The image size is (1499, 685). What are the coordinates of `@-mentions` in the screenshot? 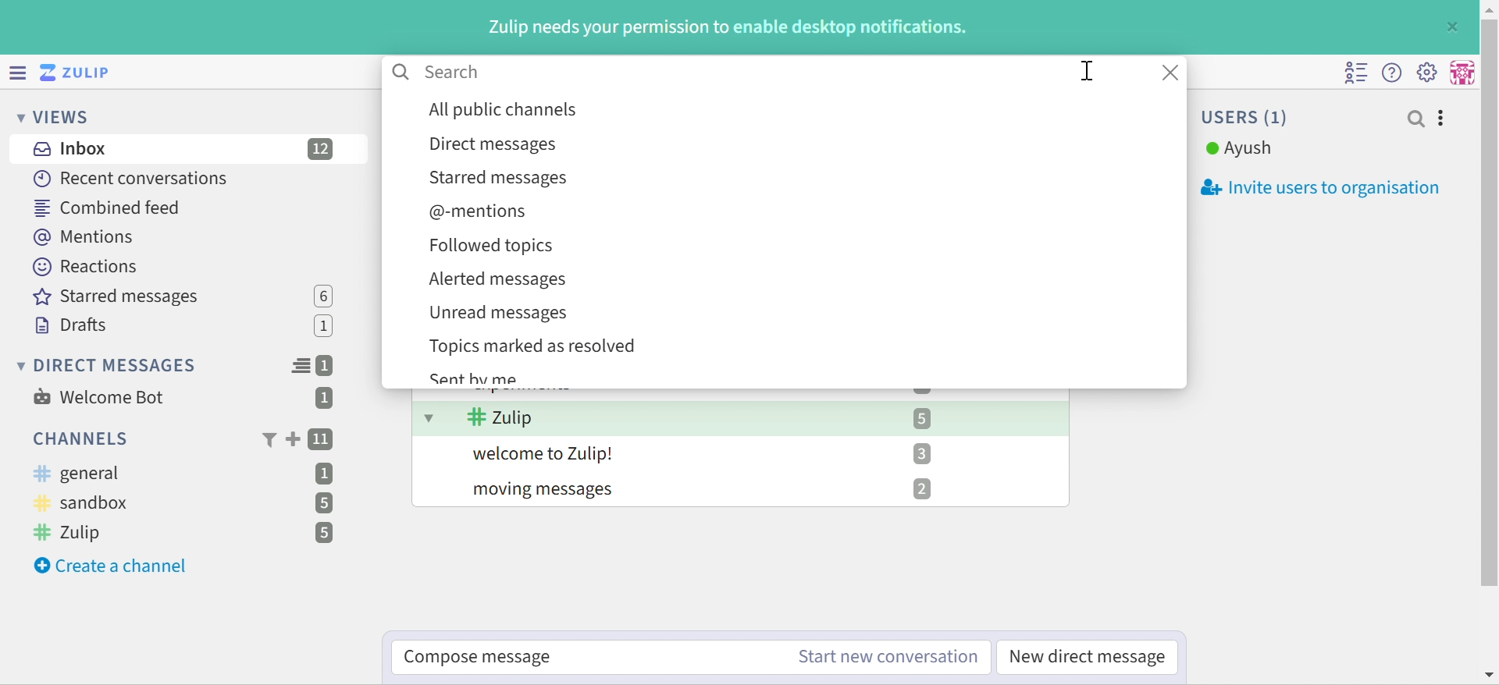 It's located at (476, 212).